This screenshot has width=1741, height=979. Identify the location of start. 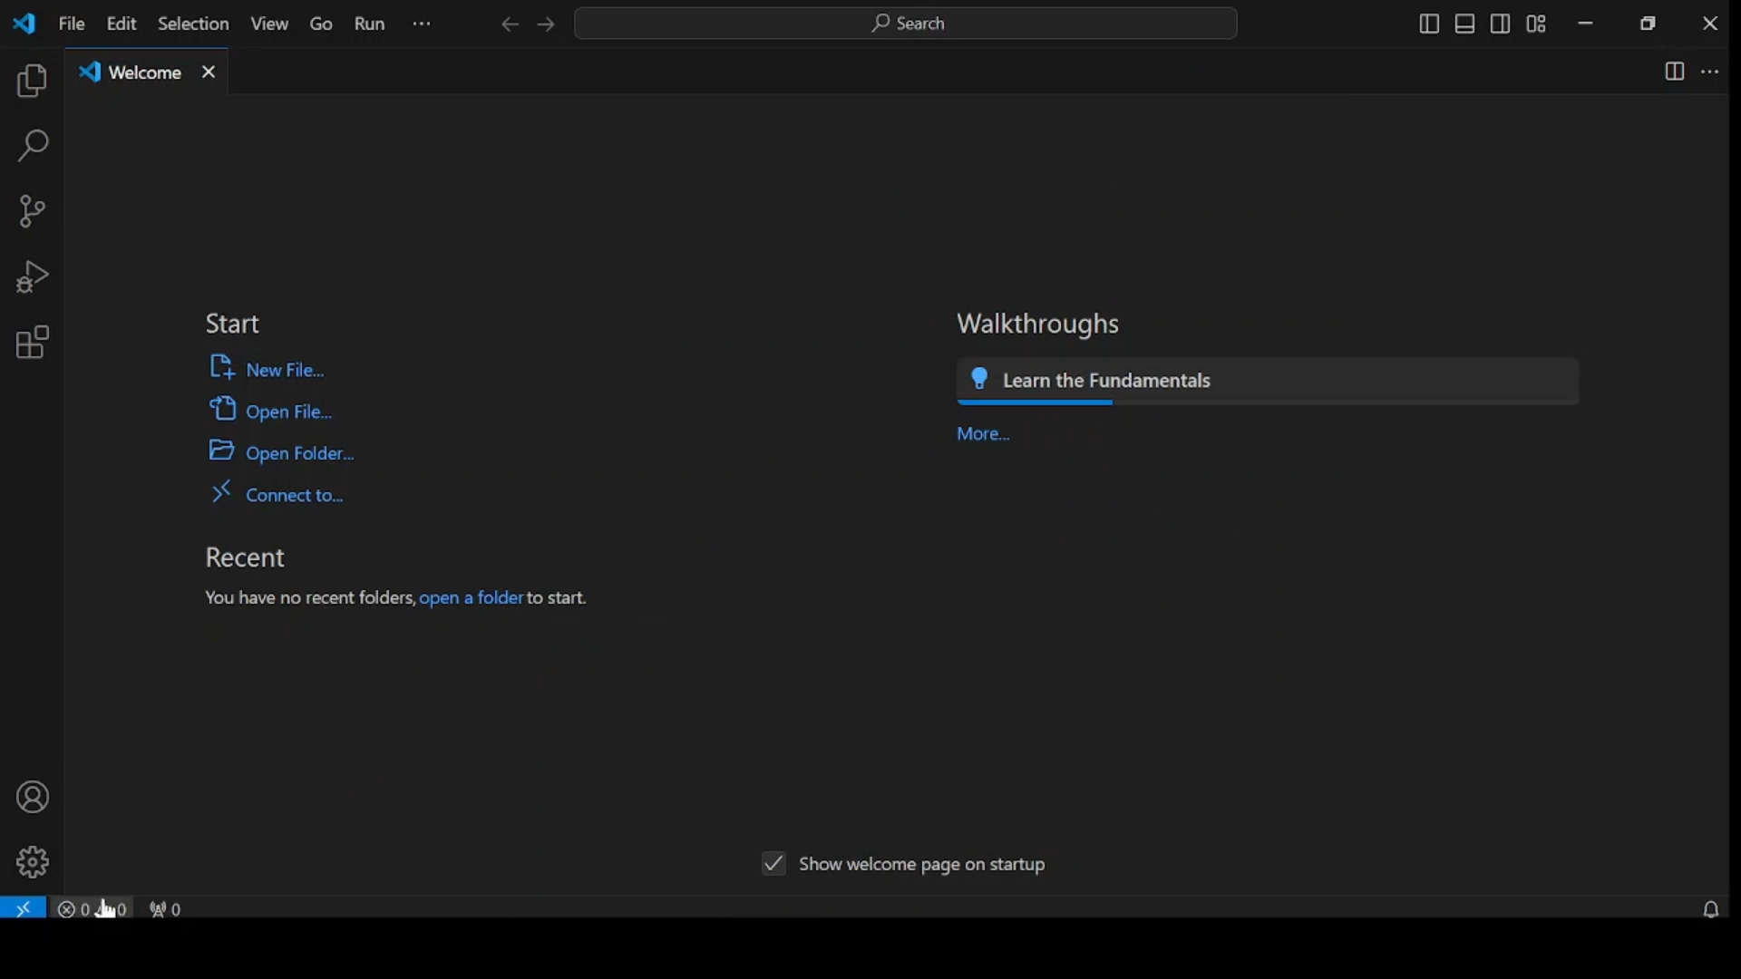
(236, 323).